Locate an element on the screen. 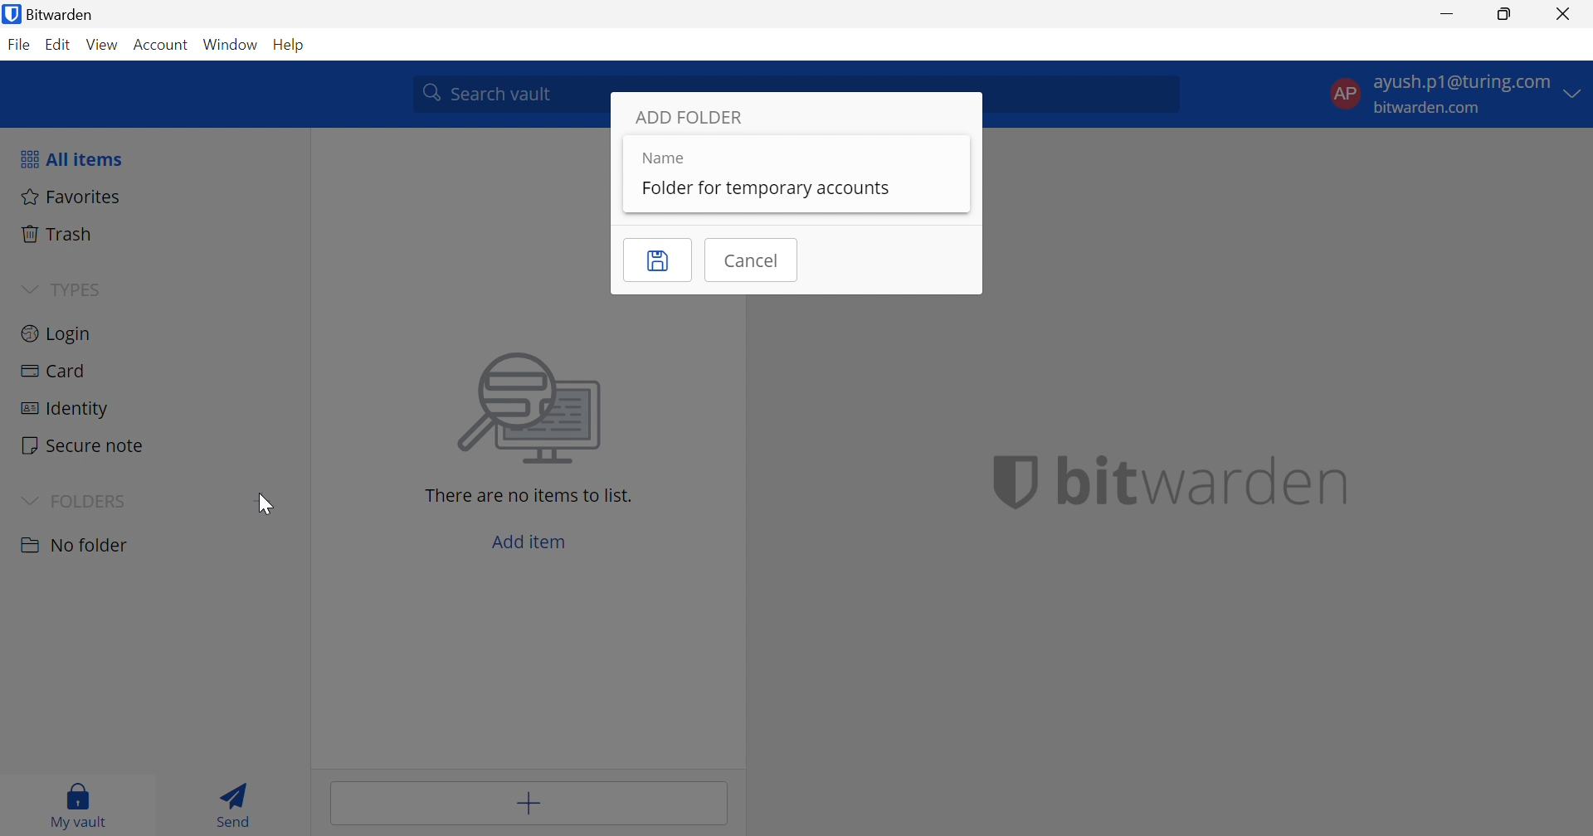 This screenshot has width=1593, height=836. Identity is located at coordinates (66, 410).